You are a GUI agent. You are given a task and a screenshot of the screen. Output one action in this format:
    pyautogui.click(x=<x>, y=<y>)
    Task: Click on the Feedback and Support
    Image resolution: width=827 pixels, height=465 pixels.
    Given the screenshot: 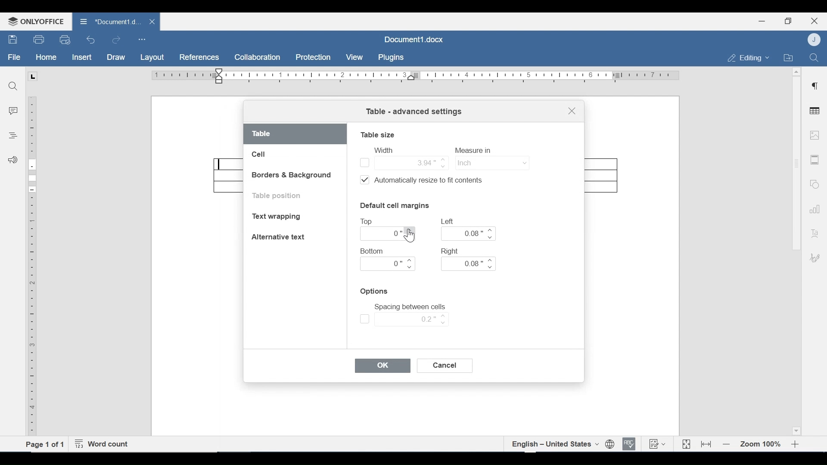 What is the action you would take?
    pyautogui.click(x=12, y=161)
    